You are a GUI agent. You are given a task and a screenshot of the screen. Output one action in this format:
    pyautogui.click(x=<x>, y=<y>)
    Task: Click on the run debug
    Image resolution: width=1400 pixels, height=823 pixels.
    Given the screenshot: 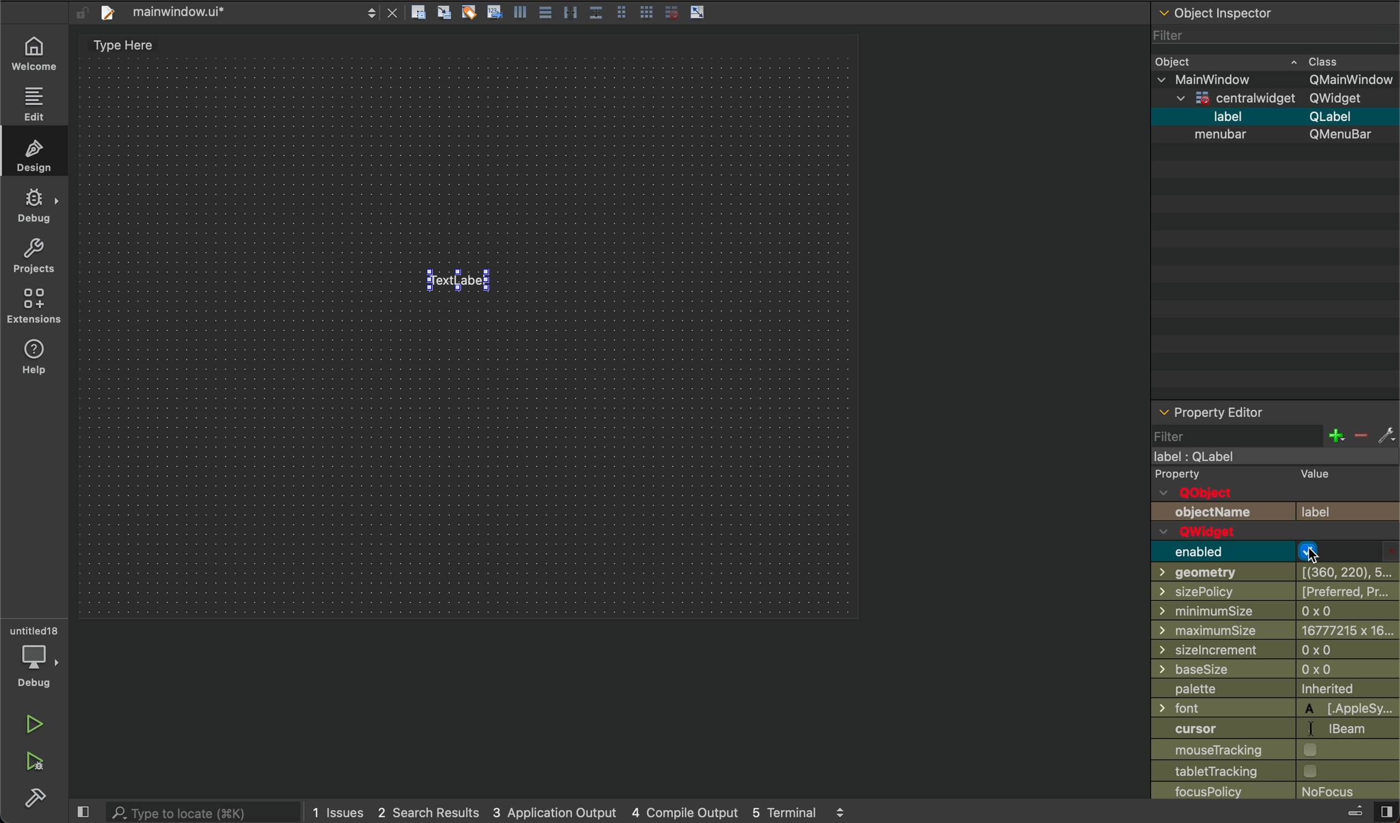 What is the action you would take?
    pyautogui.click(x=36, y=760)
    